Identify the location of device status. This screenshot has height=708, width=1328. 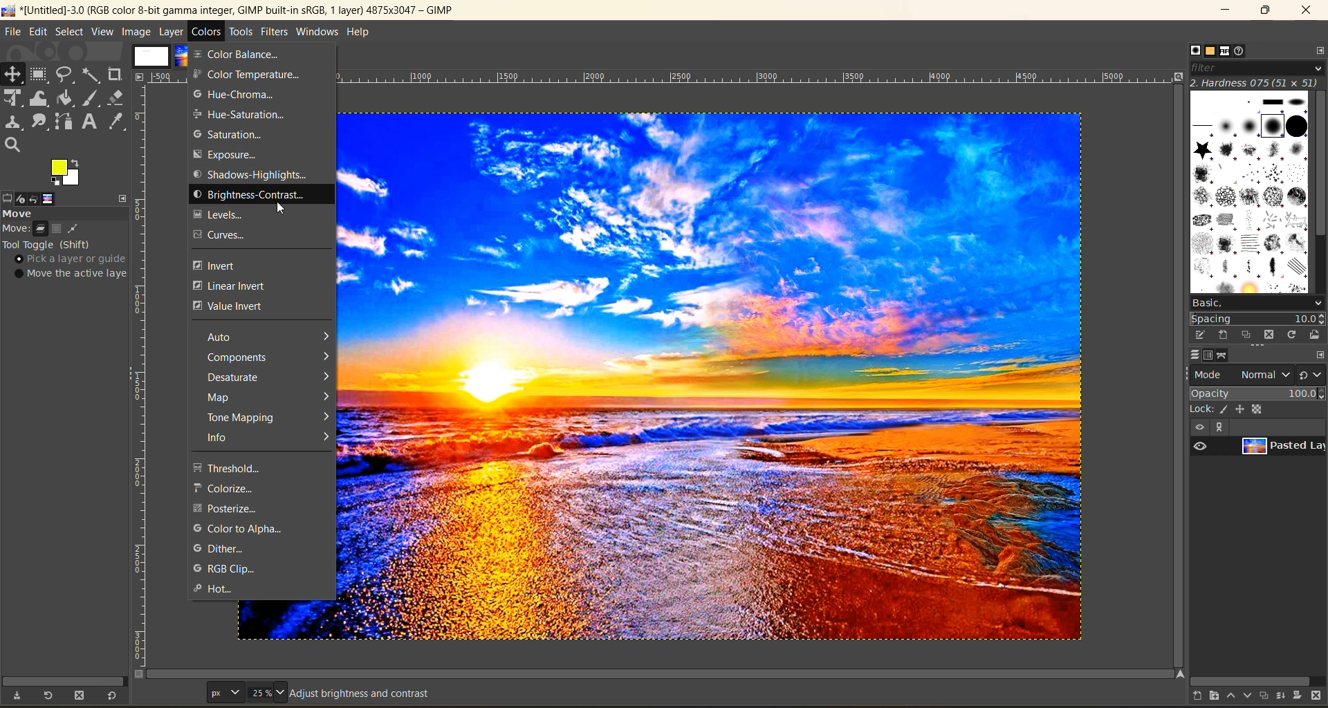
(19, 199).